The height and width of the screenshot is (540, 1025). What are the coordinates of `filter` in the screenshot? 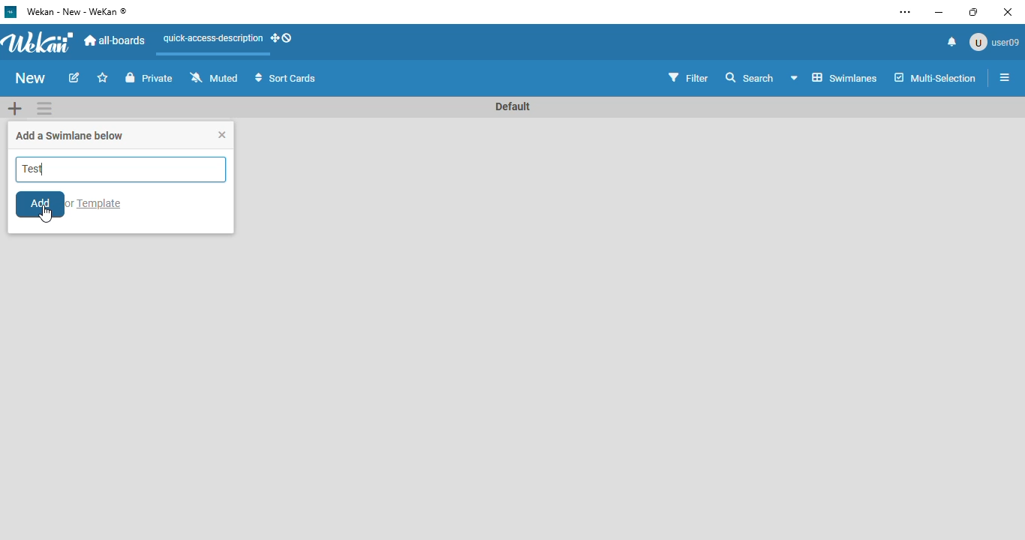 It's located at (688, 76).